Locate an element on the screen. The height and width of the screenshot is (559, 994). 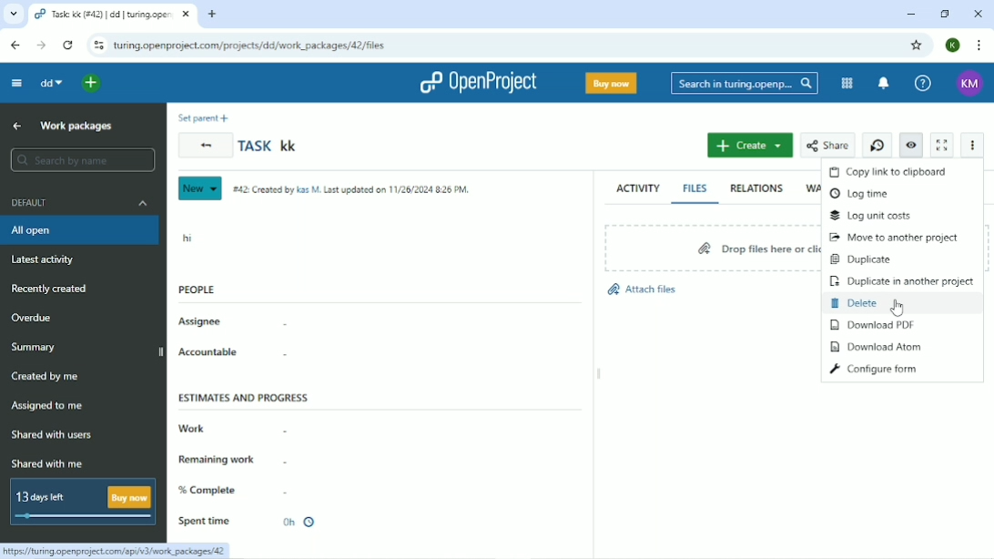
Search tabs is located at coordinates (14, 14).